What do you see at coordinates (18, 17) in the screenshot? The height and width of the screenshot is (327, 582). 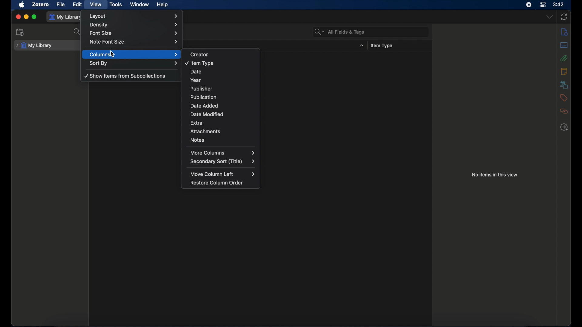 I see `close` at bounding box center [18, 17].